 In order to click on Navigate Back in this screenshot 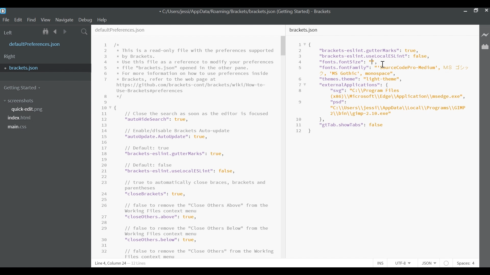, I will do `click(55, 31)`.